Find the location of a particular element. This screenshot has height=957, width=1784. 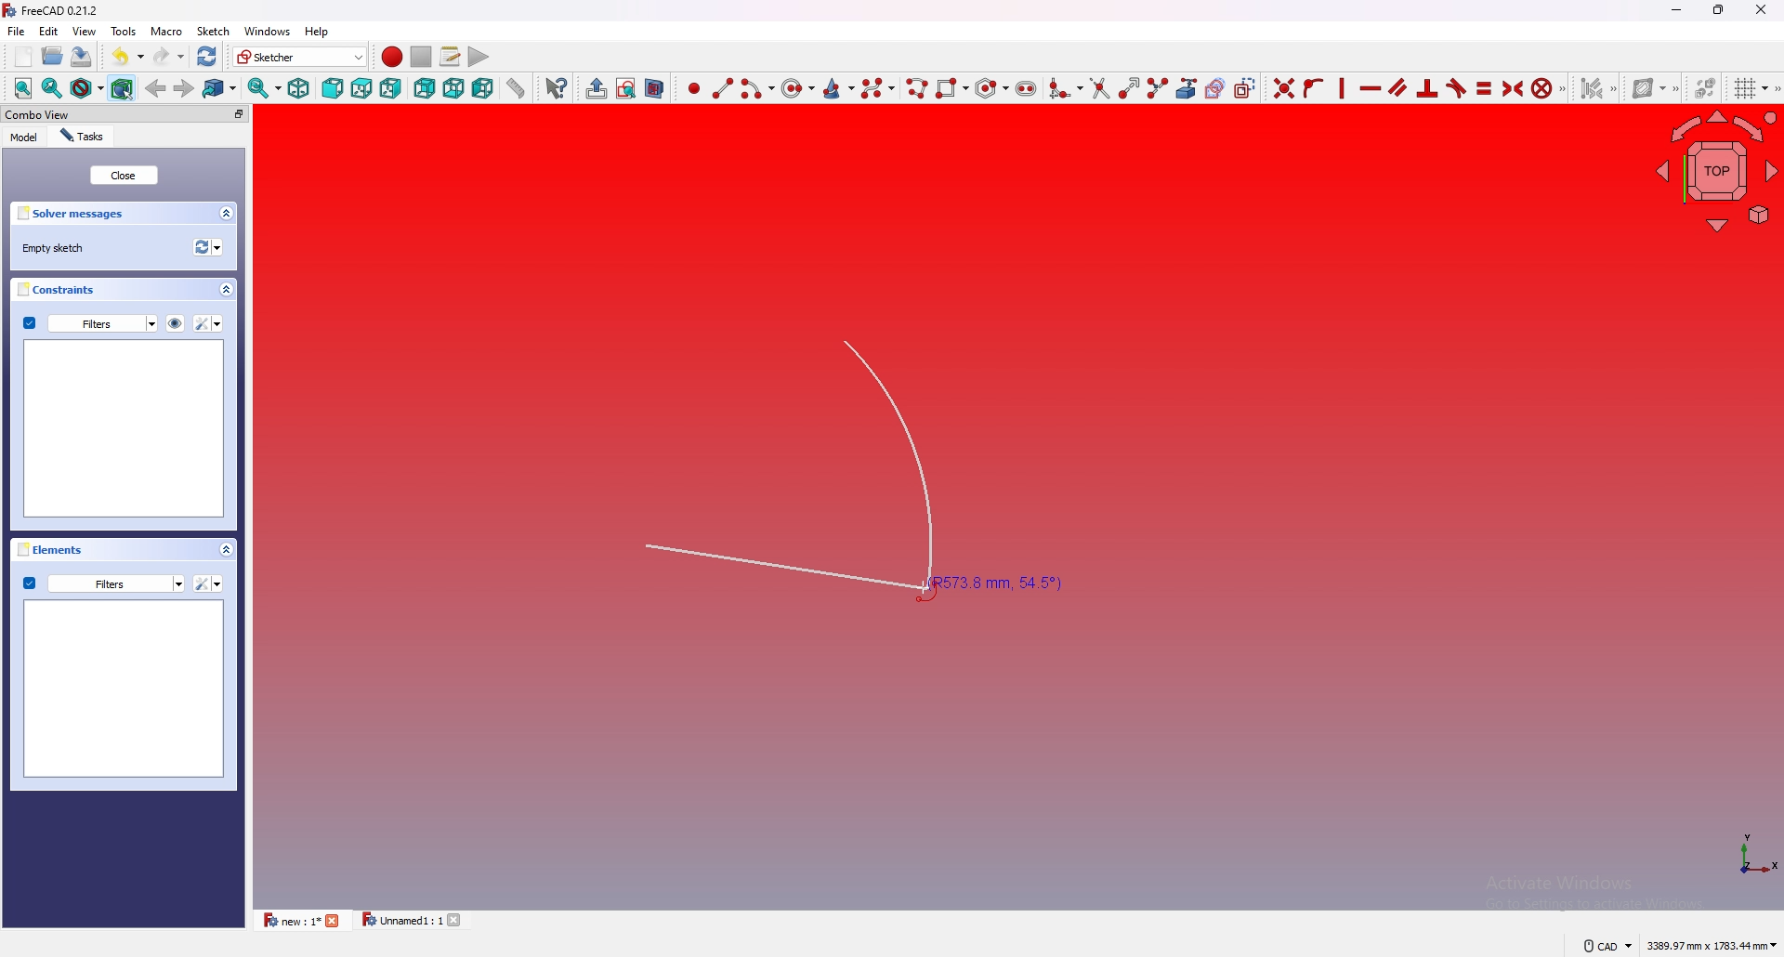

redo is located at coordinates (171, 56).